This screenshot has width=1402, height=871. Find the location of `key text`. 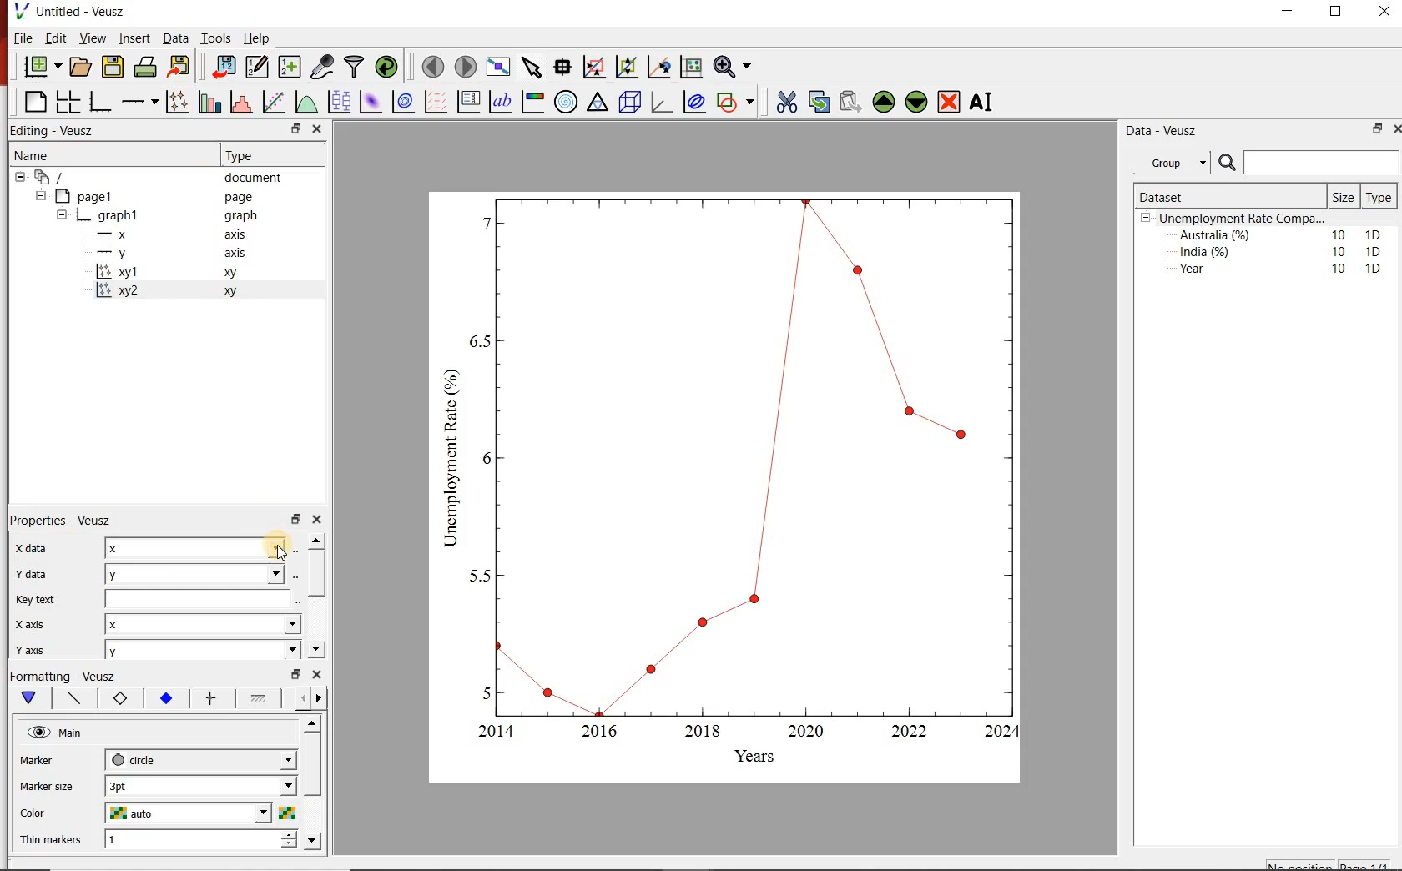

key text is located at coordinates (34, 600).